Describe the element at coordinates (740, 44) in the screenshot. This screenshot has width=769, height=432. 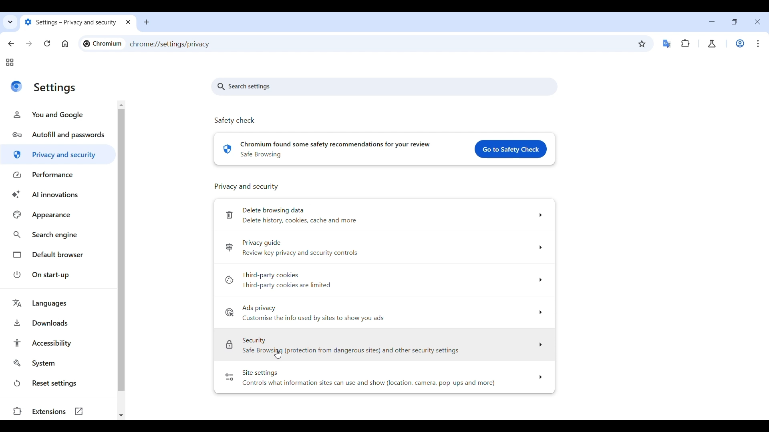
I see `Work` at that location.